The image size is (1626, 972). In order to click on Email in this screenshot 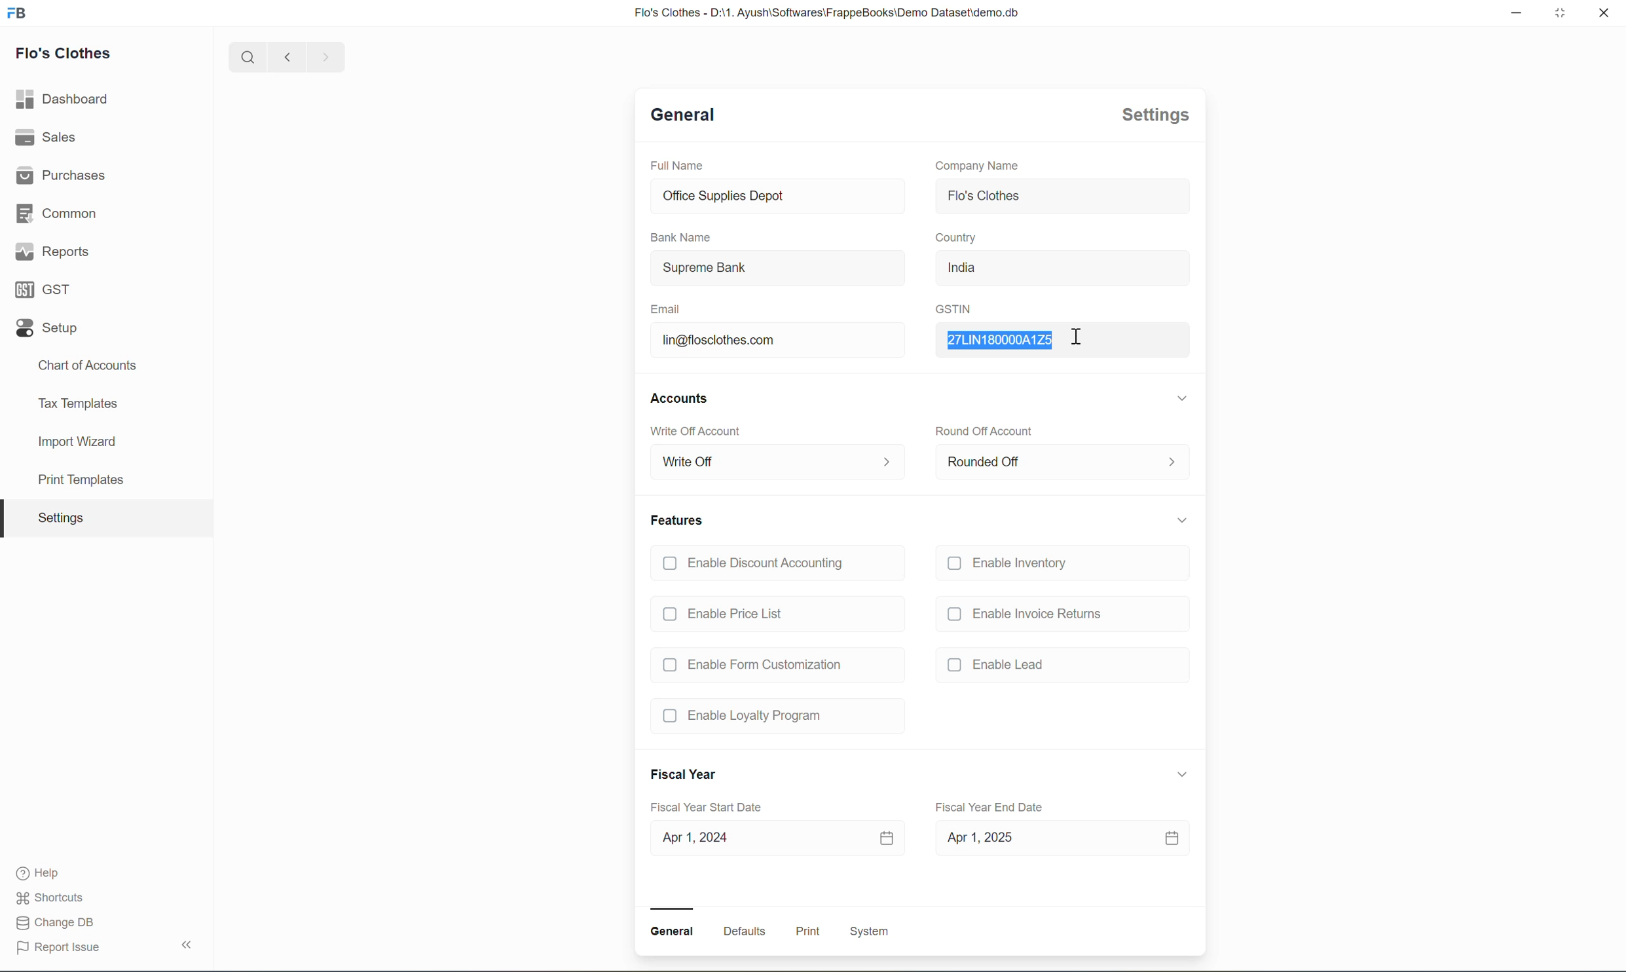, I will do `click(667, 308)`.